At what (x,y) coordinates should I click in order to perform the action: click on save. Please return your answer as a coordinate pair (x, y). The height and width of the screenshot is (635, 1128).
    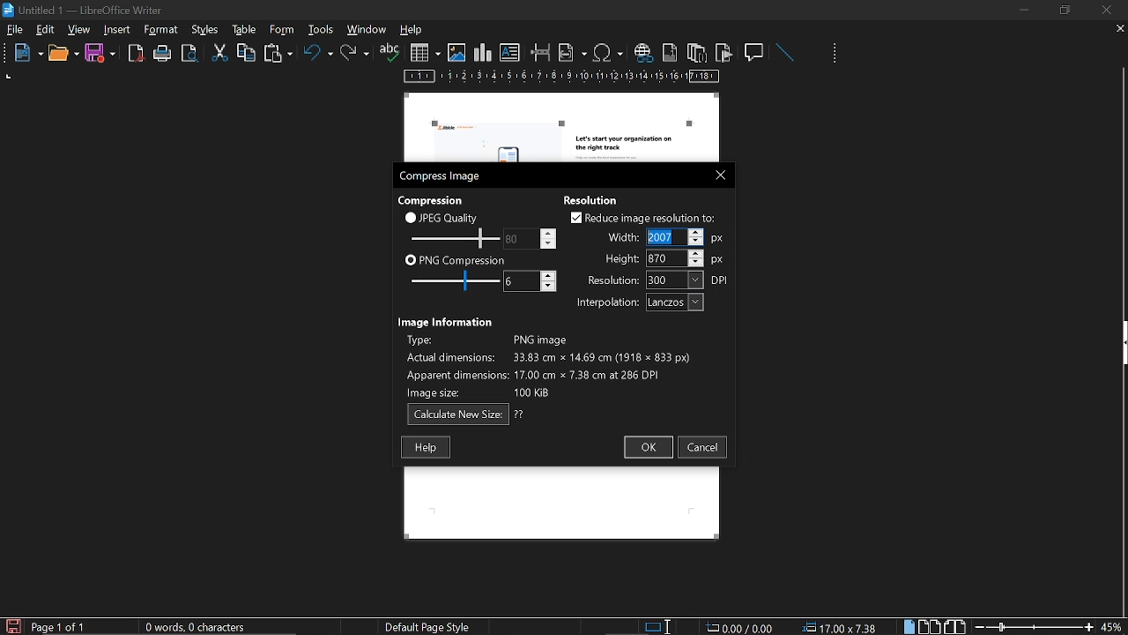
    Looking at the image, I should click on (100, 54).